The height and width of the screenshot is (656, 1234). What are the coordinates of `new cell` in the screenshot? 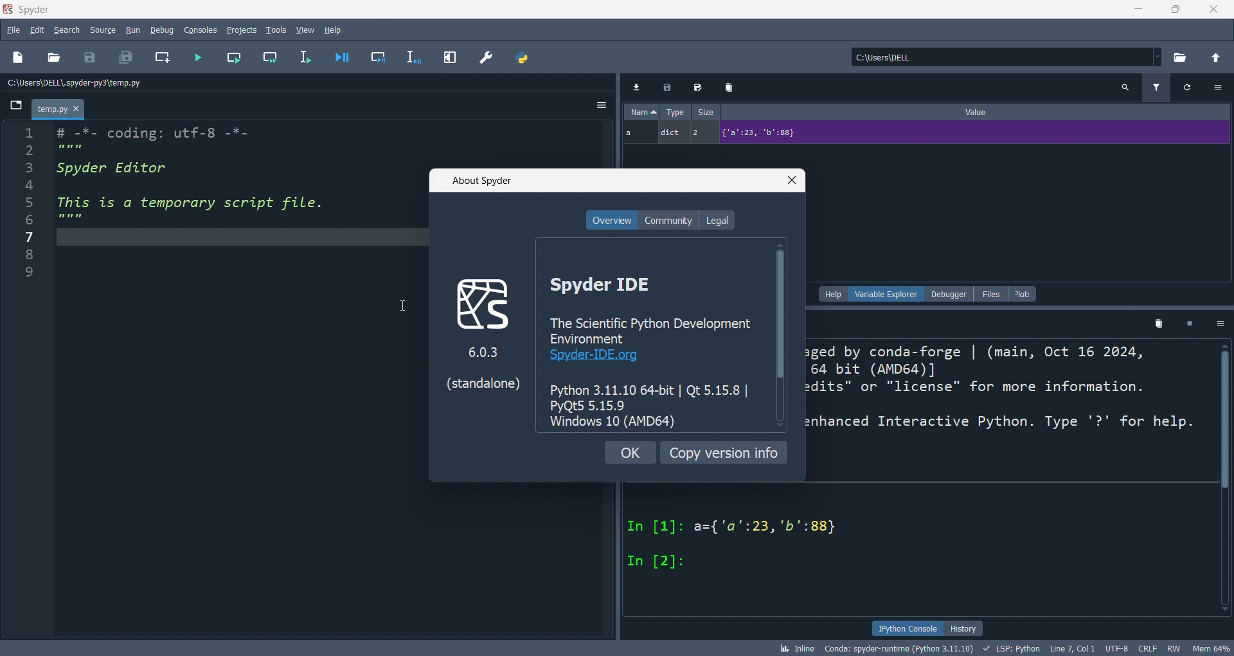 It's located at (163, 58).